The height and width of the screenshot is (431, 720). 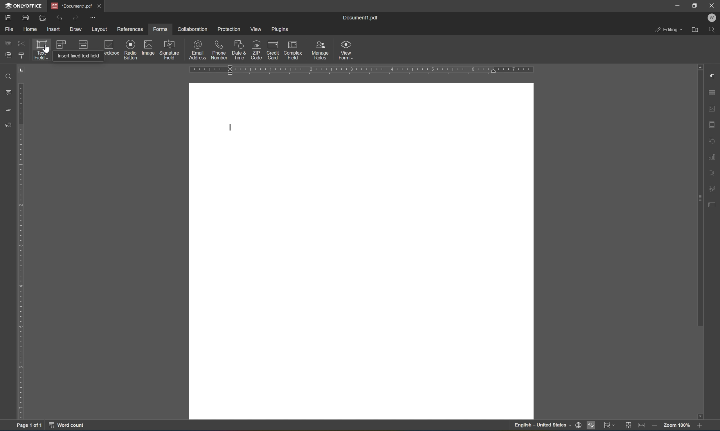 What do you see at coordinates (321, 50) in the screenshot?
I see `manage roles` at bounding box center [321, 50].